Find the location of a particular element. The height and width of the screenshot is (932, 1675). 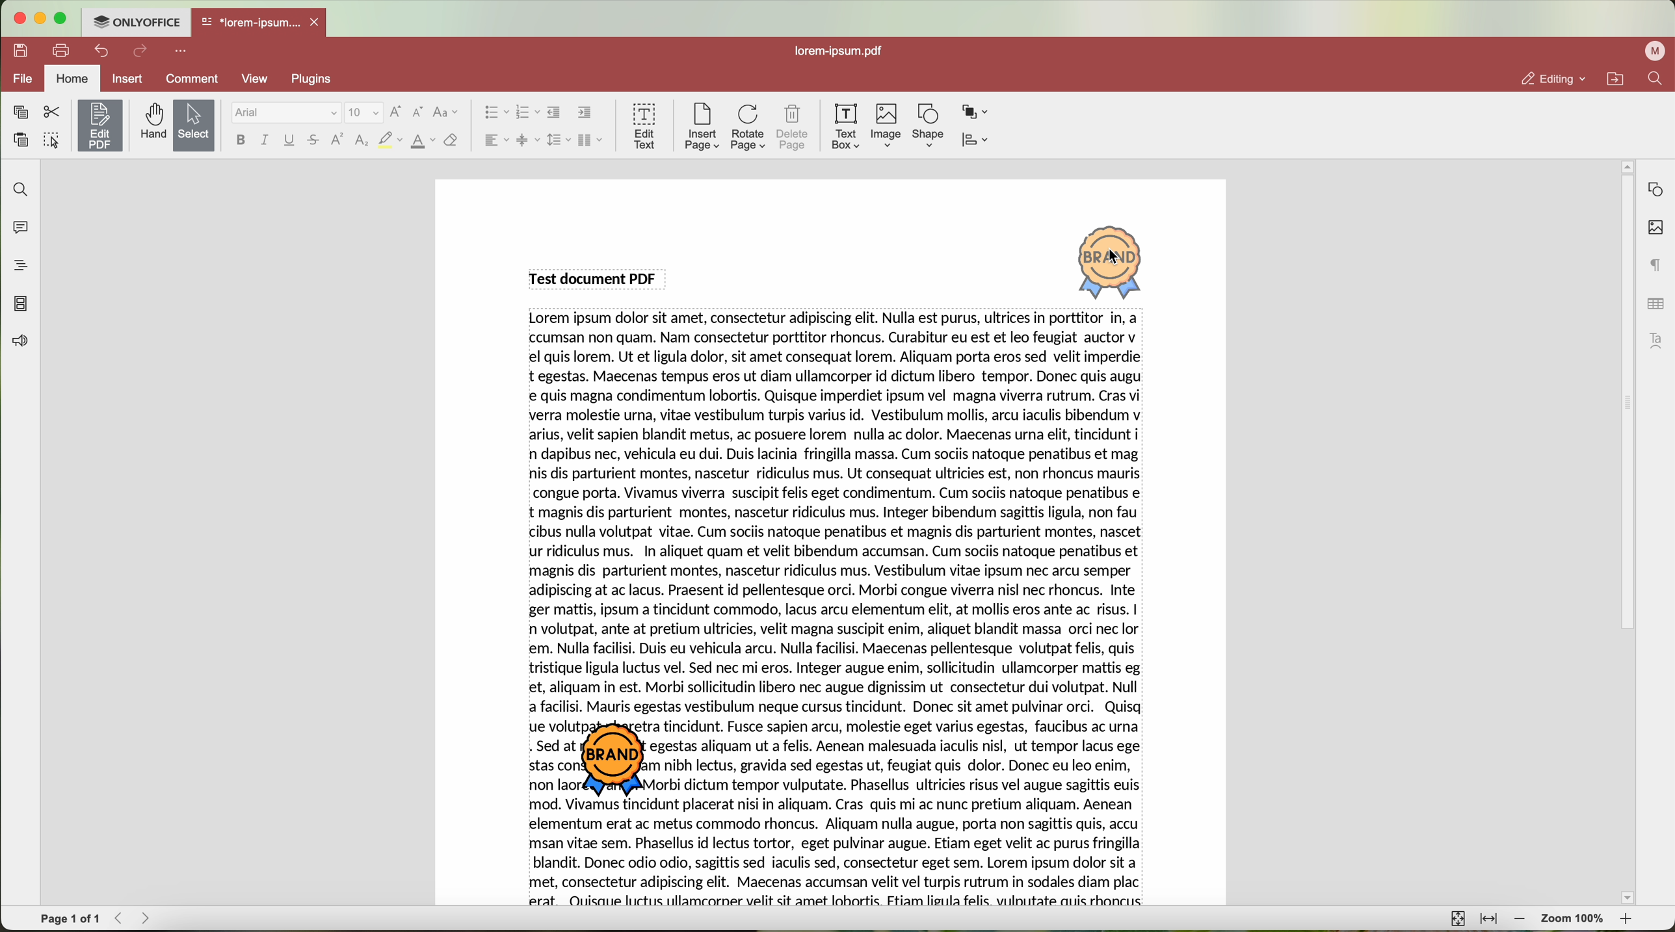

file is located at coordinates (20, 80).